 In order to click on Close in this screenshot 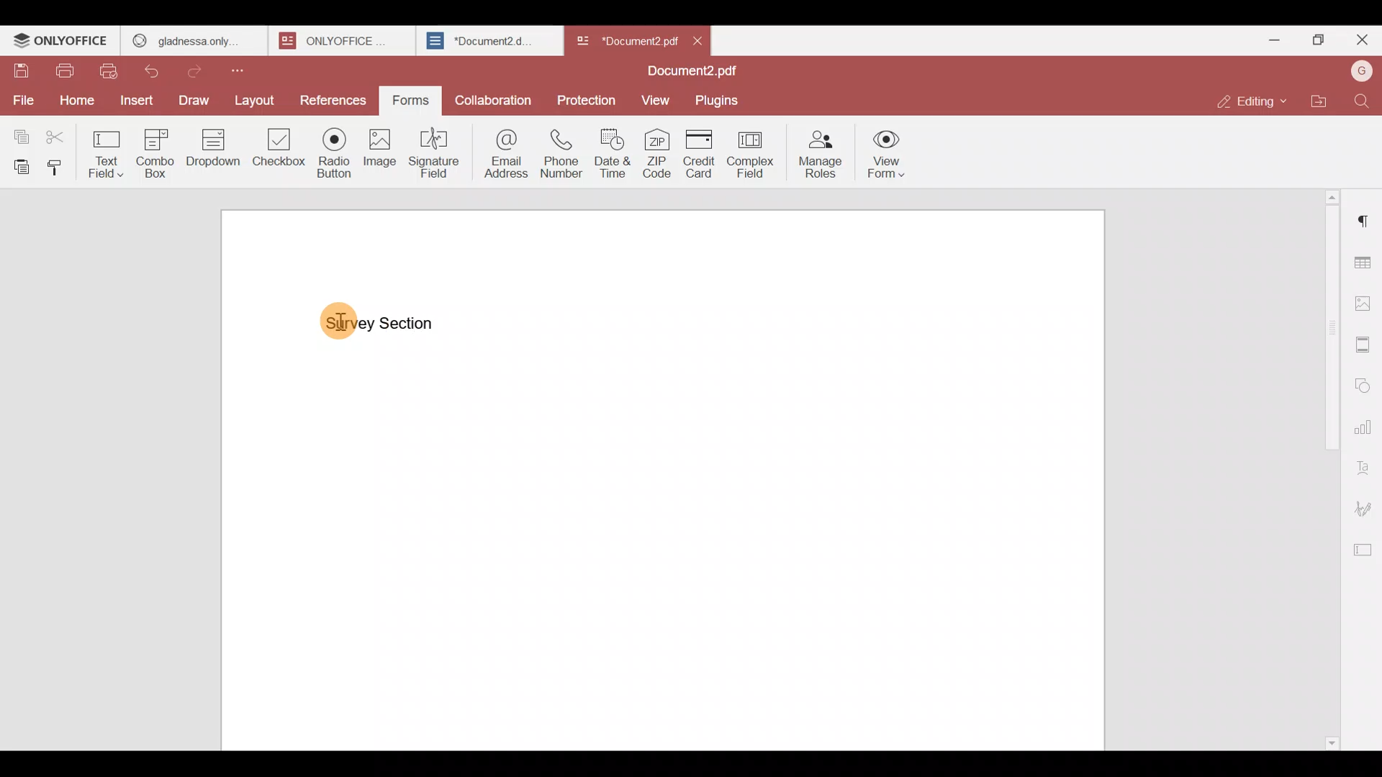, I will do `click(698, 40)`.